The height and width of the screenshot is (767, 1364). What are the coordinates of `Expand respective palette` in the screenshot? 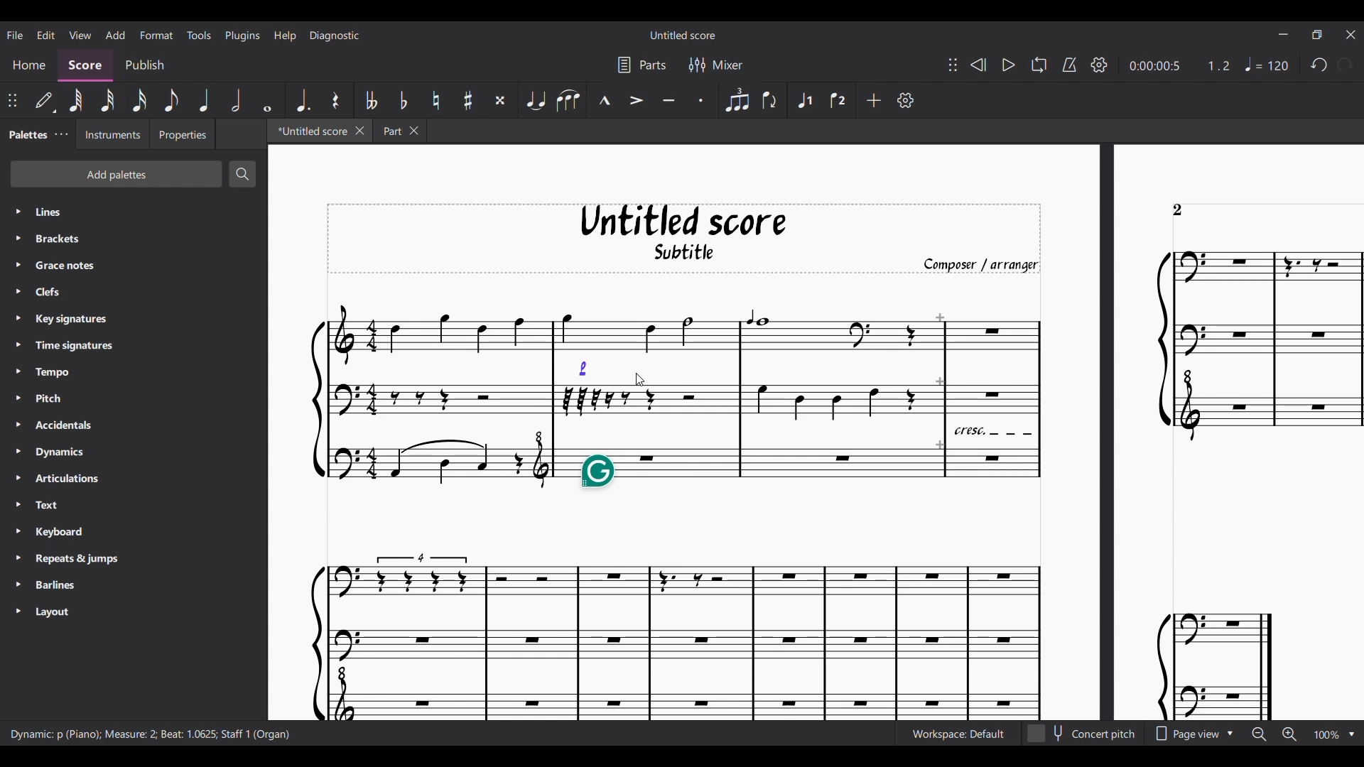 It's located at (18, 410).